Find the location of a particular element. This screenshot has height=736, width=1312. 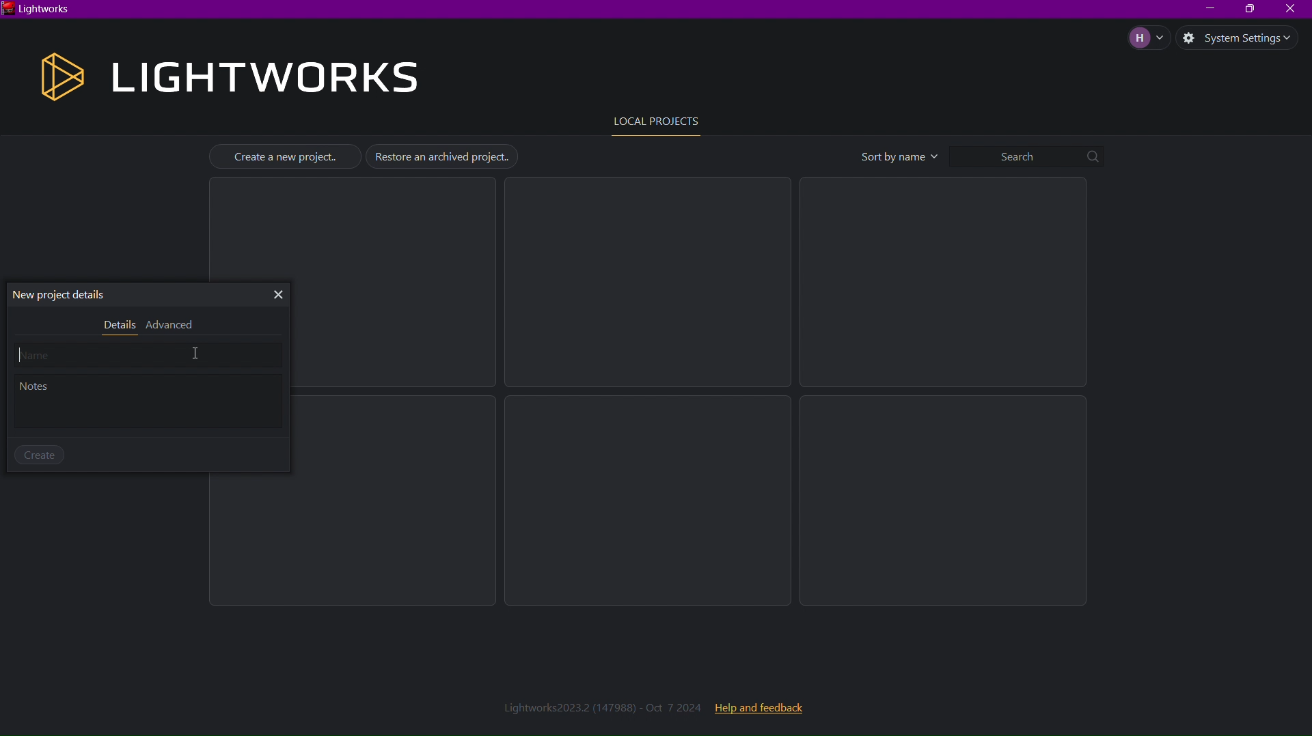

Minimize is located at coordinates (1205, 10).